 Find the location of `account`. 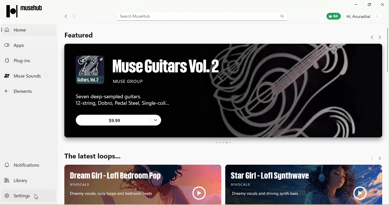

account is located at coordinates (365, 16).